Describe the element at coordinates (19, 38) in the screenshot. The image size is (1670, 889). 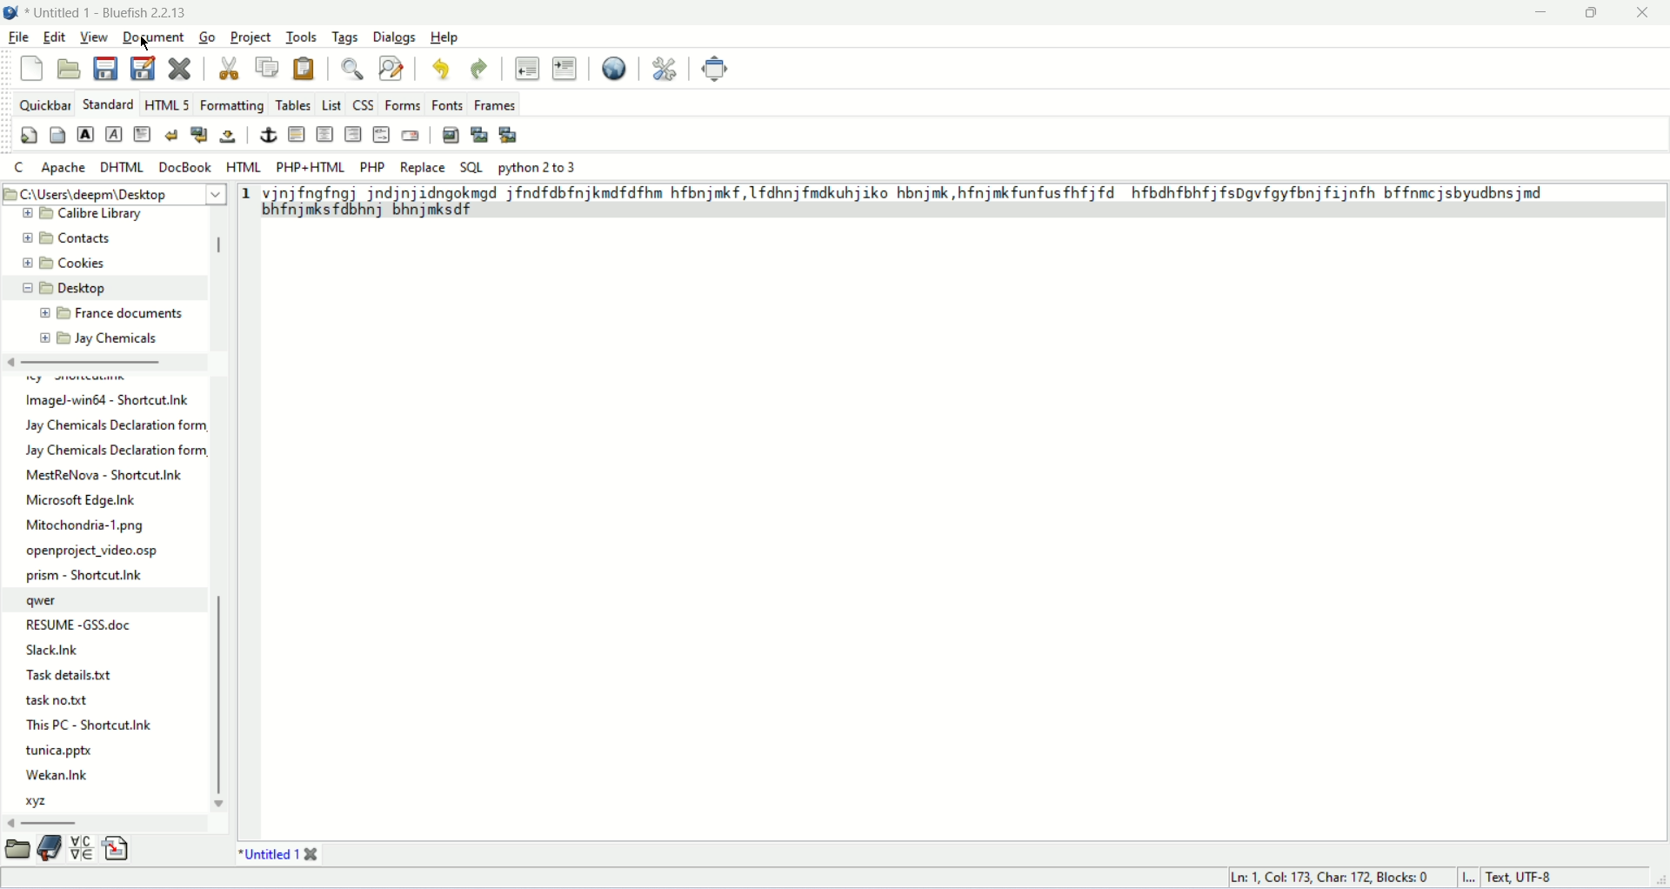
I see `file` at that location.